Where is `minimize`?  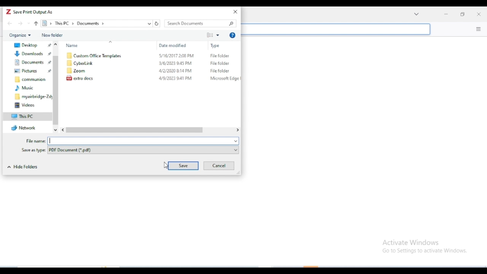 minimize is located at coordinates (446, 13).